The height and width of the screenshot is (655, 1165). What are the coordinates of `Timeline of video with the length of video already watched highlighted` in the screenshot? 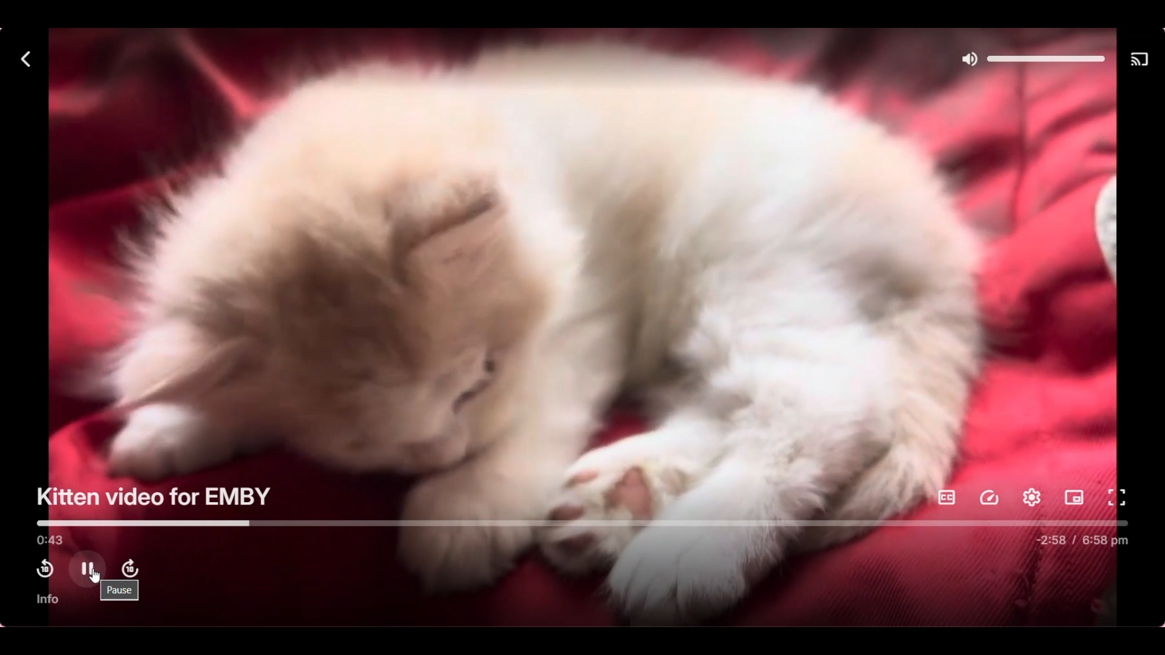 It's located at (586, 523).